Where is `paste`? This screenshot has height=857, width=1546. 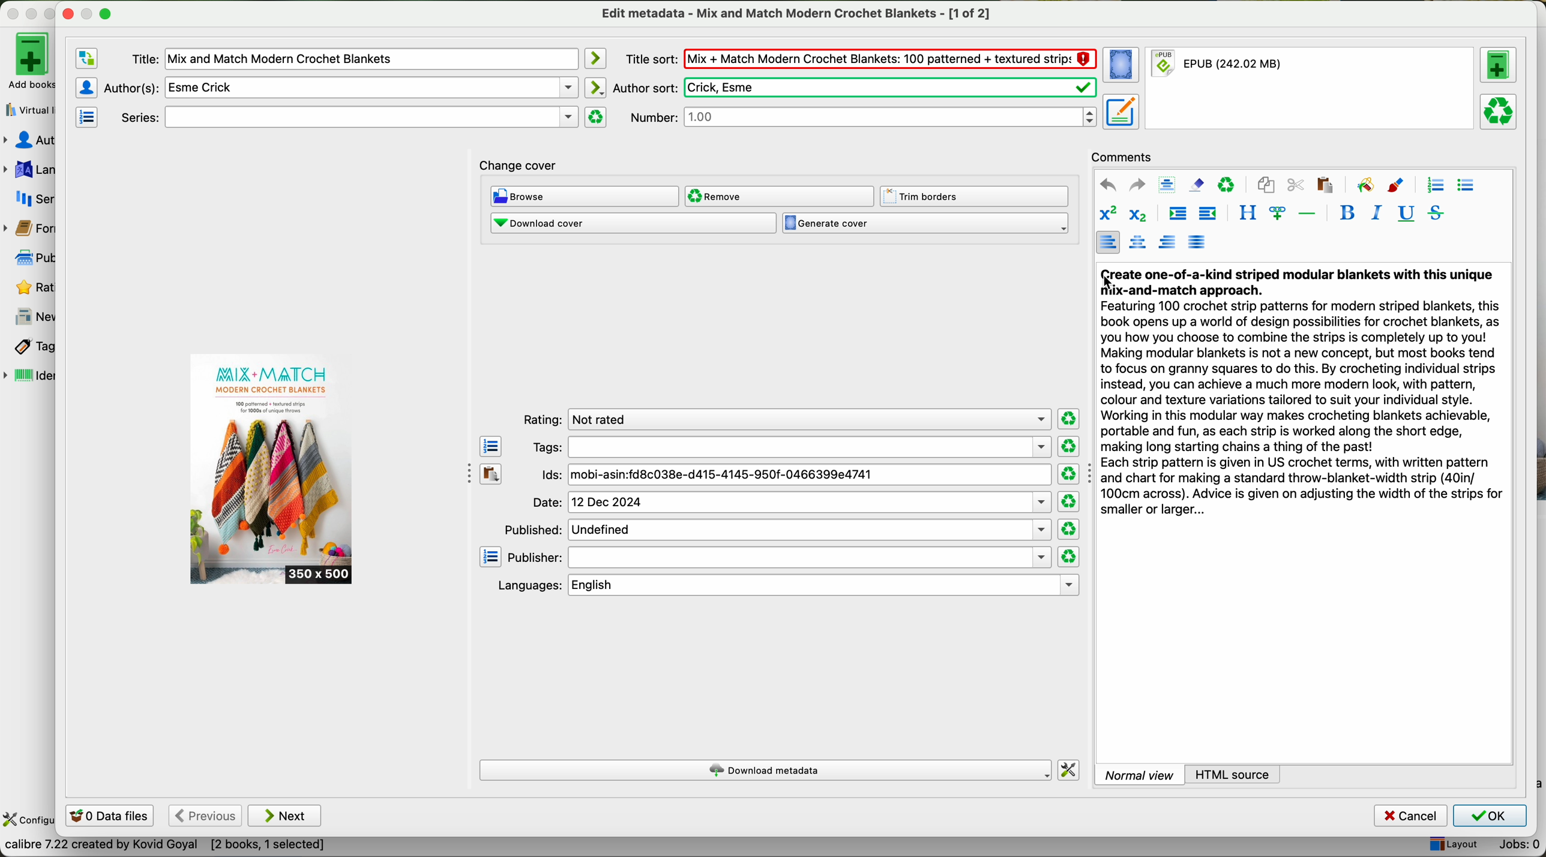
paste is located at coordinates (1323, 184).